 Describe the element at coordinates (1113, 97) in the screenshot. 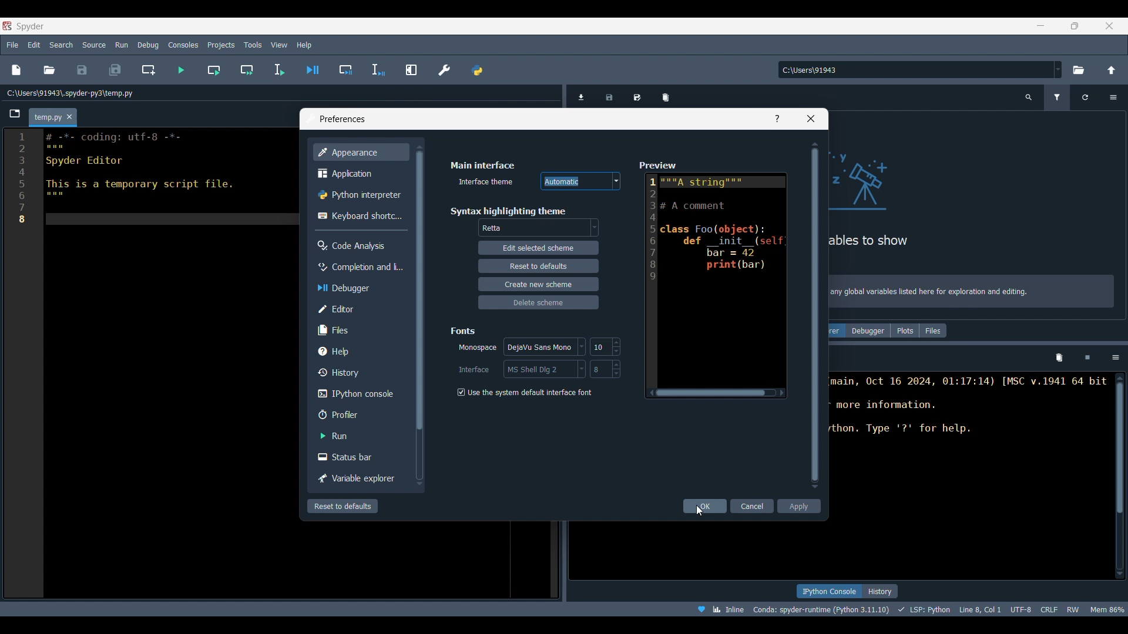

I see `Options` at that location.